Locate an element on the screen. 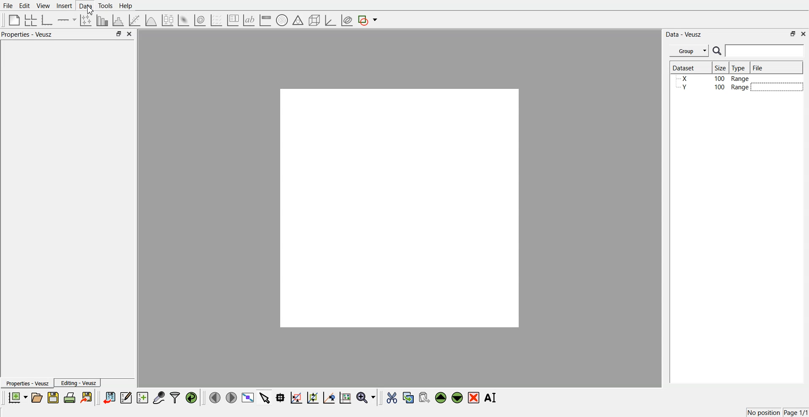 This screenshot has height=417, width=809. Polar Graph is located at coordinates (282, 20).